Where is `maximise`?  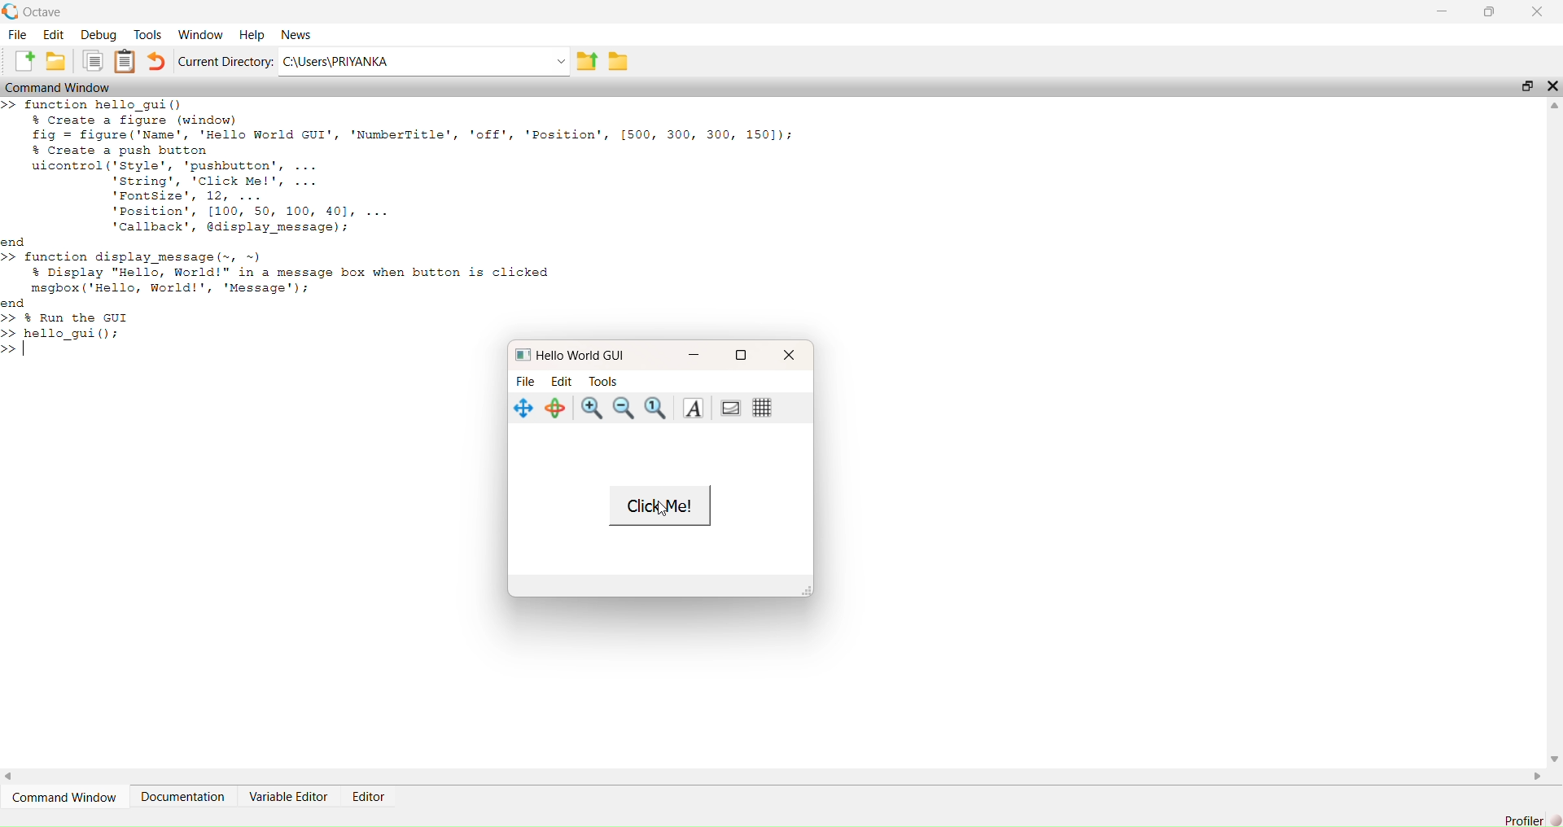 maximise is located at coordinates (1491, 14).